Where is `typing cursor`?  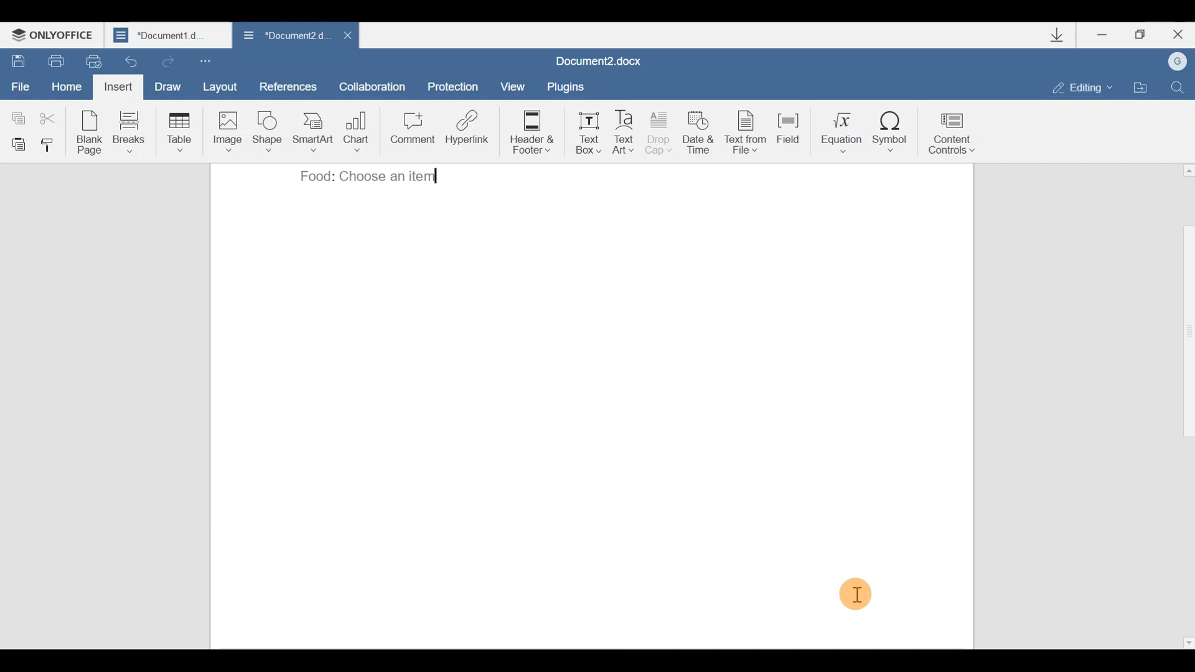
typing cursor is located at coordinates (435, 176).